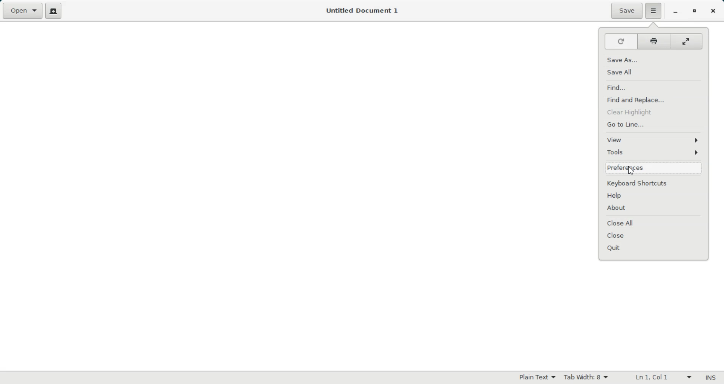  What do you see at coordinates (654, 248) in the screenshot?
I see `Quit` at bounding box center [654, 248].